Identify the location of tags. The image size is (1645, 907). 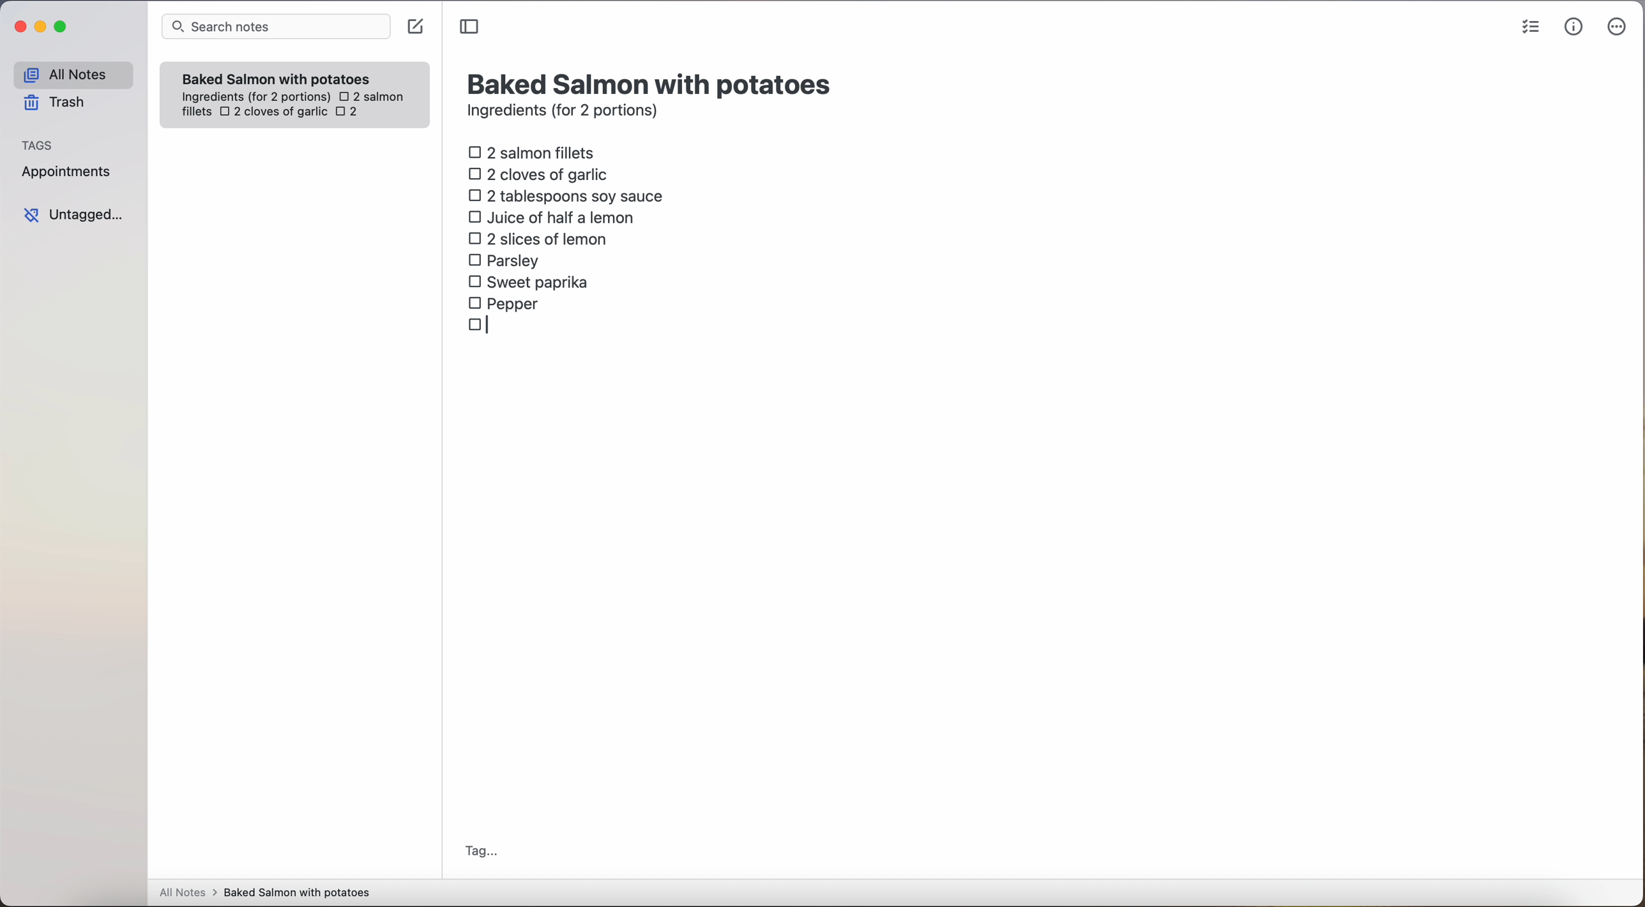
(38, 144).